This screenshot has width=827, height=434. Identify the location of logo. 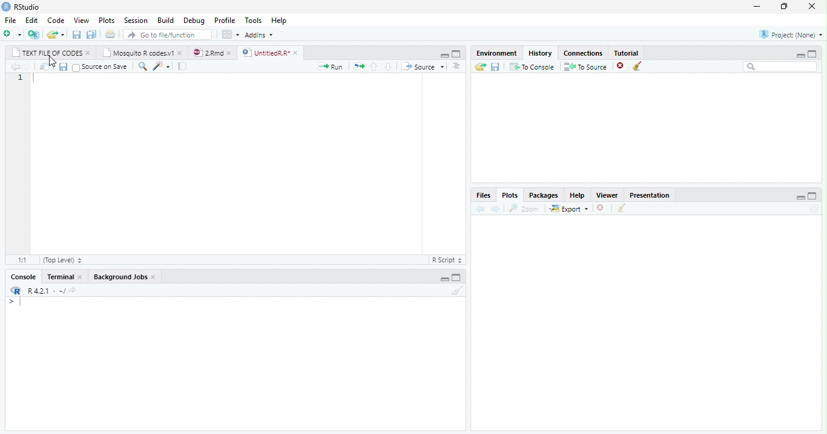
(16, 290).